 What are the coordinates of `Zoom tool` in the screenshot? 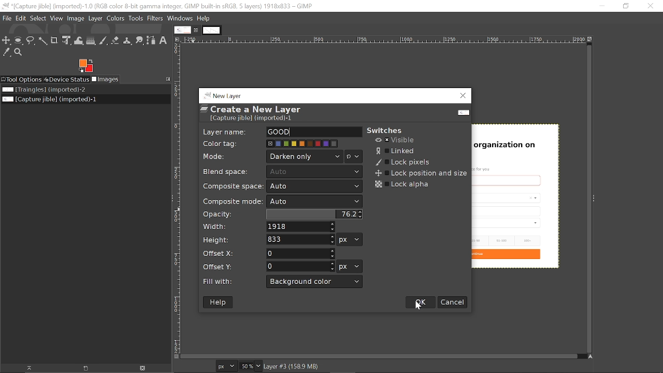 It's located at (20, 53).